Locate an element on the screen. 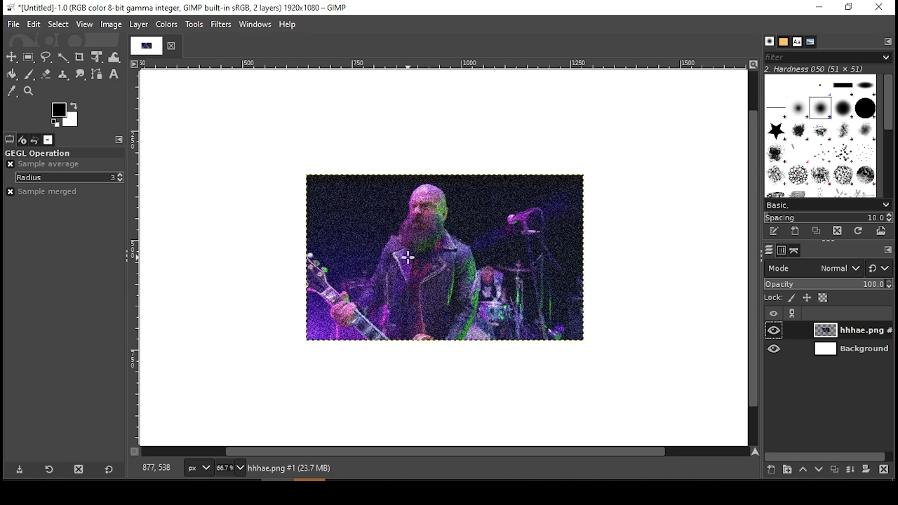  scroll bar is located at coordinates (827, 454).